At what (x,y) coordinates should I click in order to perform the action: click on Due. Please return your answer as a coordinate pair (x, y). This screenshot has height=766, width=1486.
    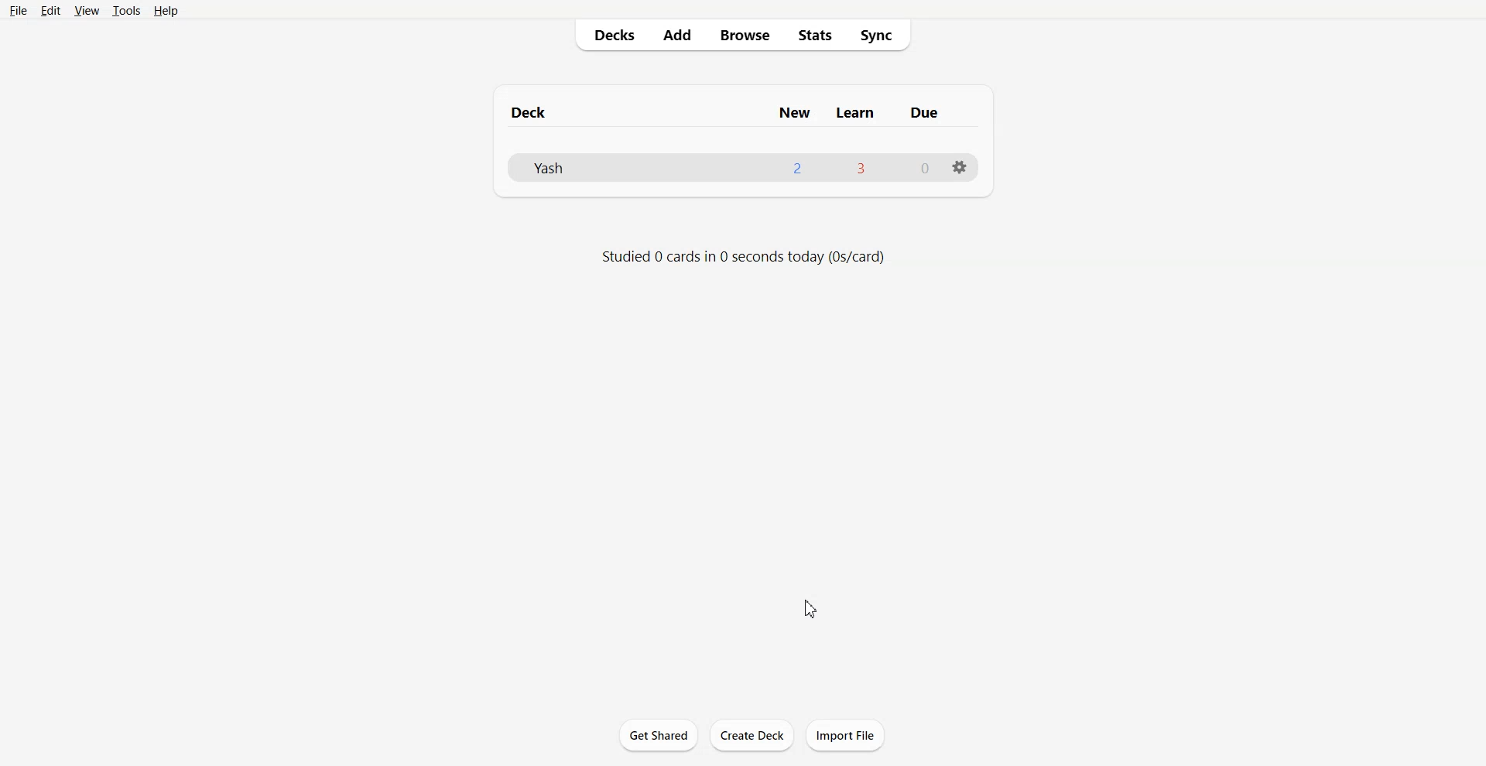
    Looking at the image, I should click on (925, 113).